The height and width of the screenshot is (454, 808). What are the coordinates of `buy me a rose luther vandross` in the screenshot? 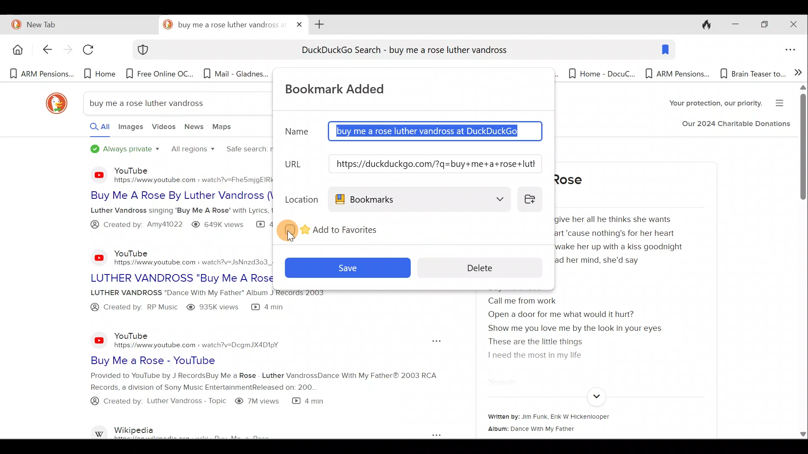 It's located at (224, 25).